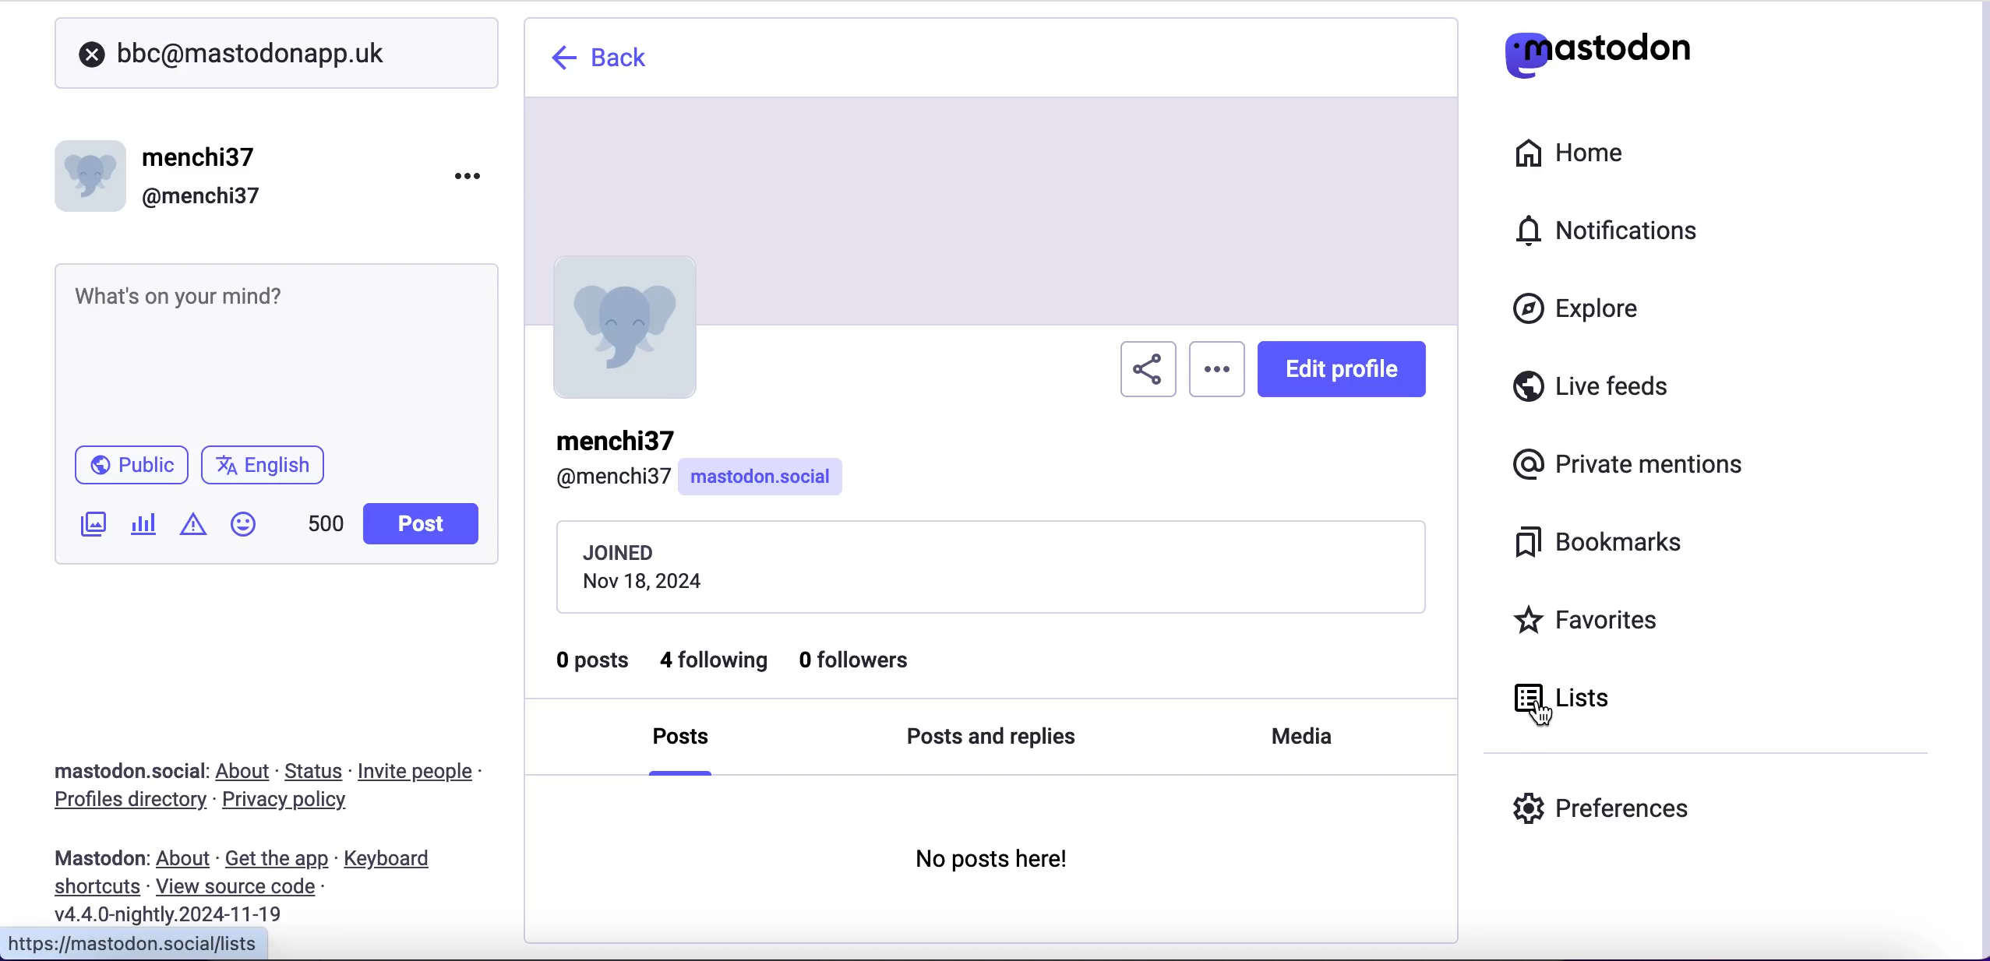 This screenshot has height=961, width=1990. I want to click on profiles directory, so click(121, 802).